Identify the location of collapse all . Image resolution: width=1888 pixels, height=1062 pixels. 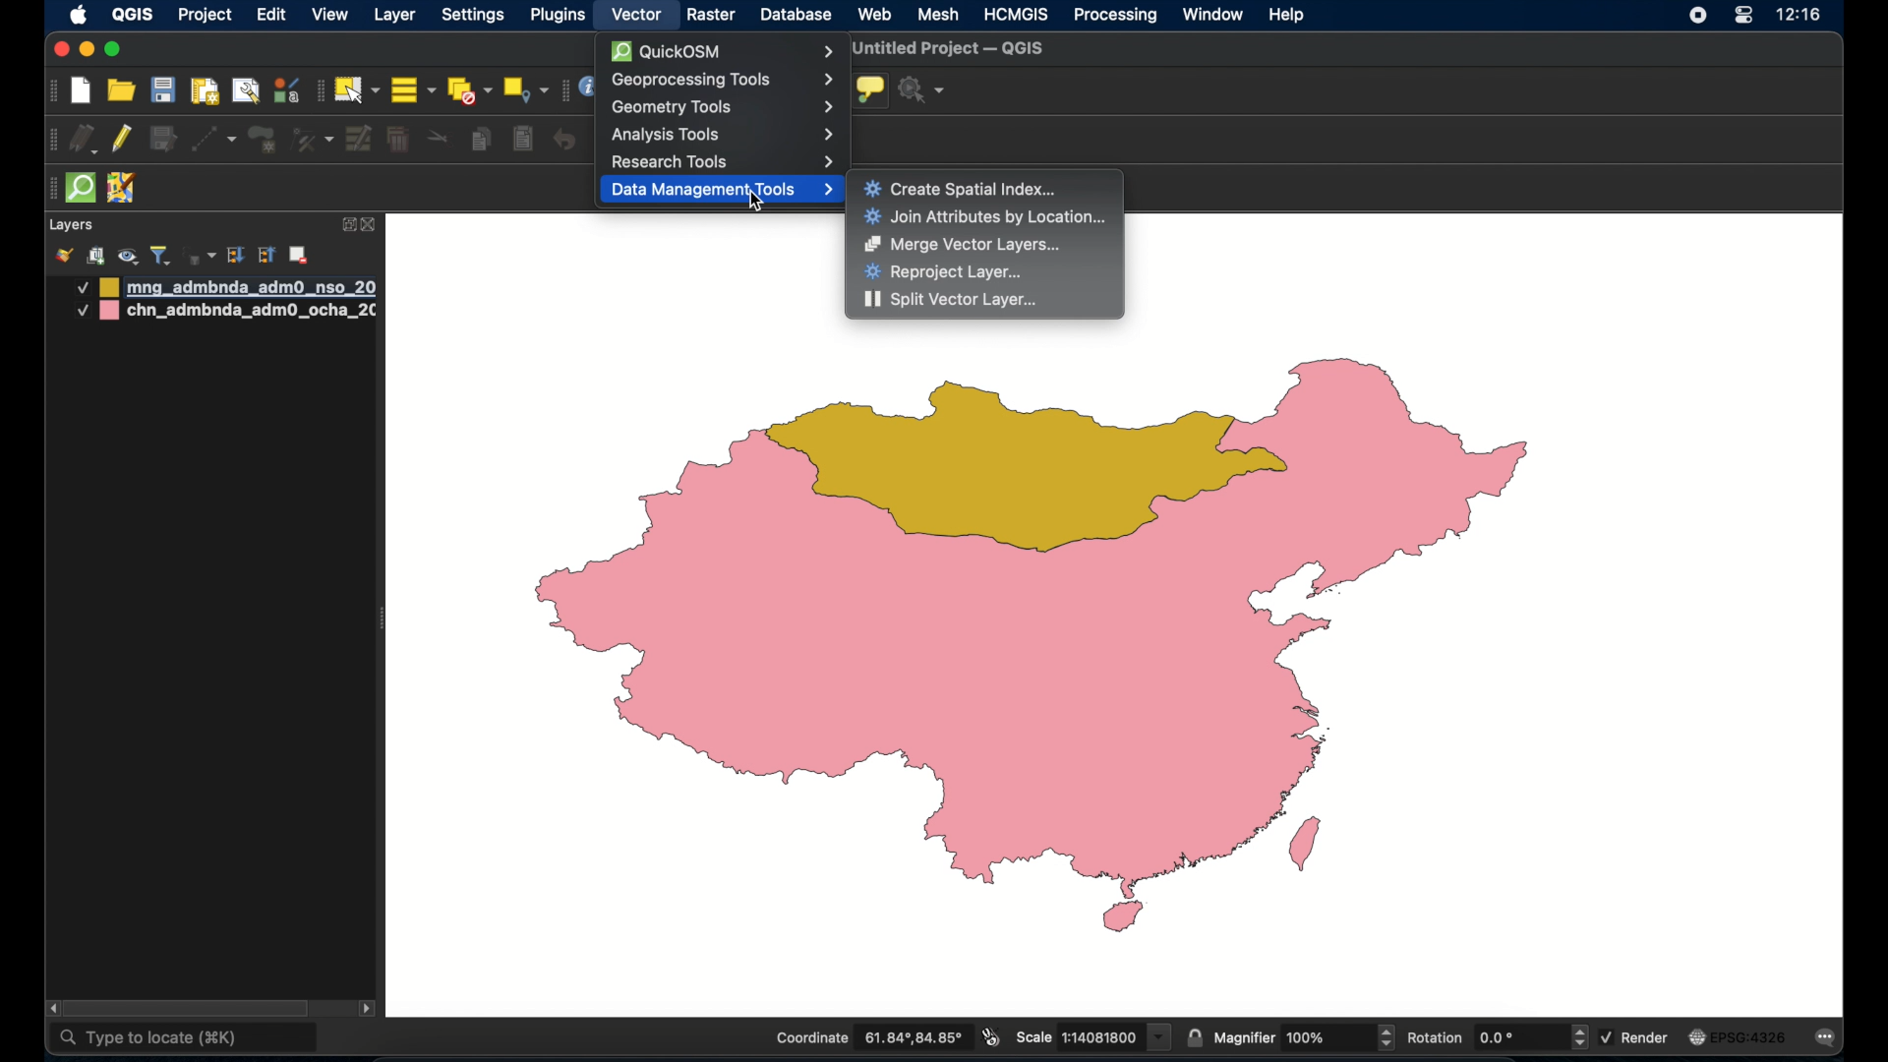
(267, 258).